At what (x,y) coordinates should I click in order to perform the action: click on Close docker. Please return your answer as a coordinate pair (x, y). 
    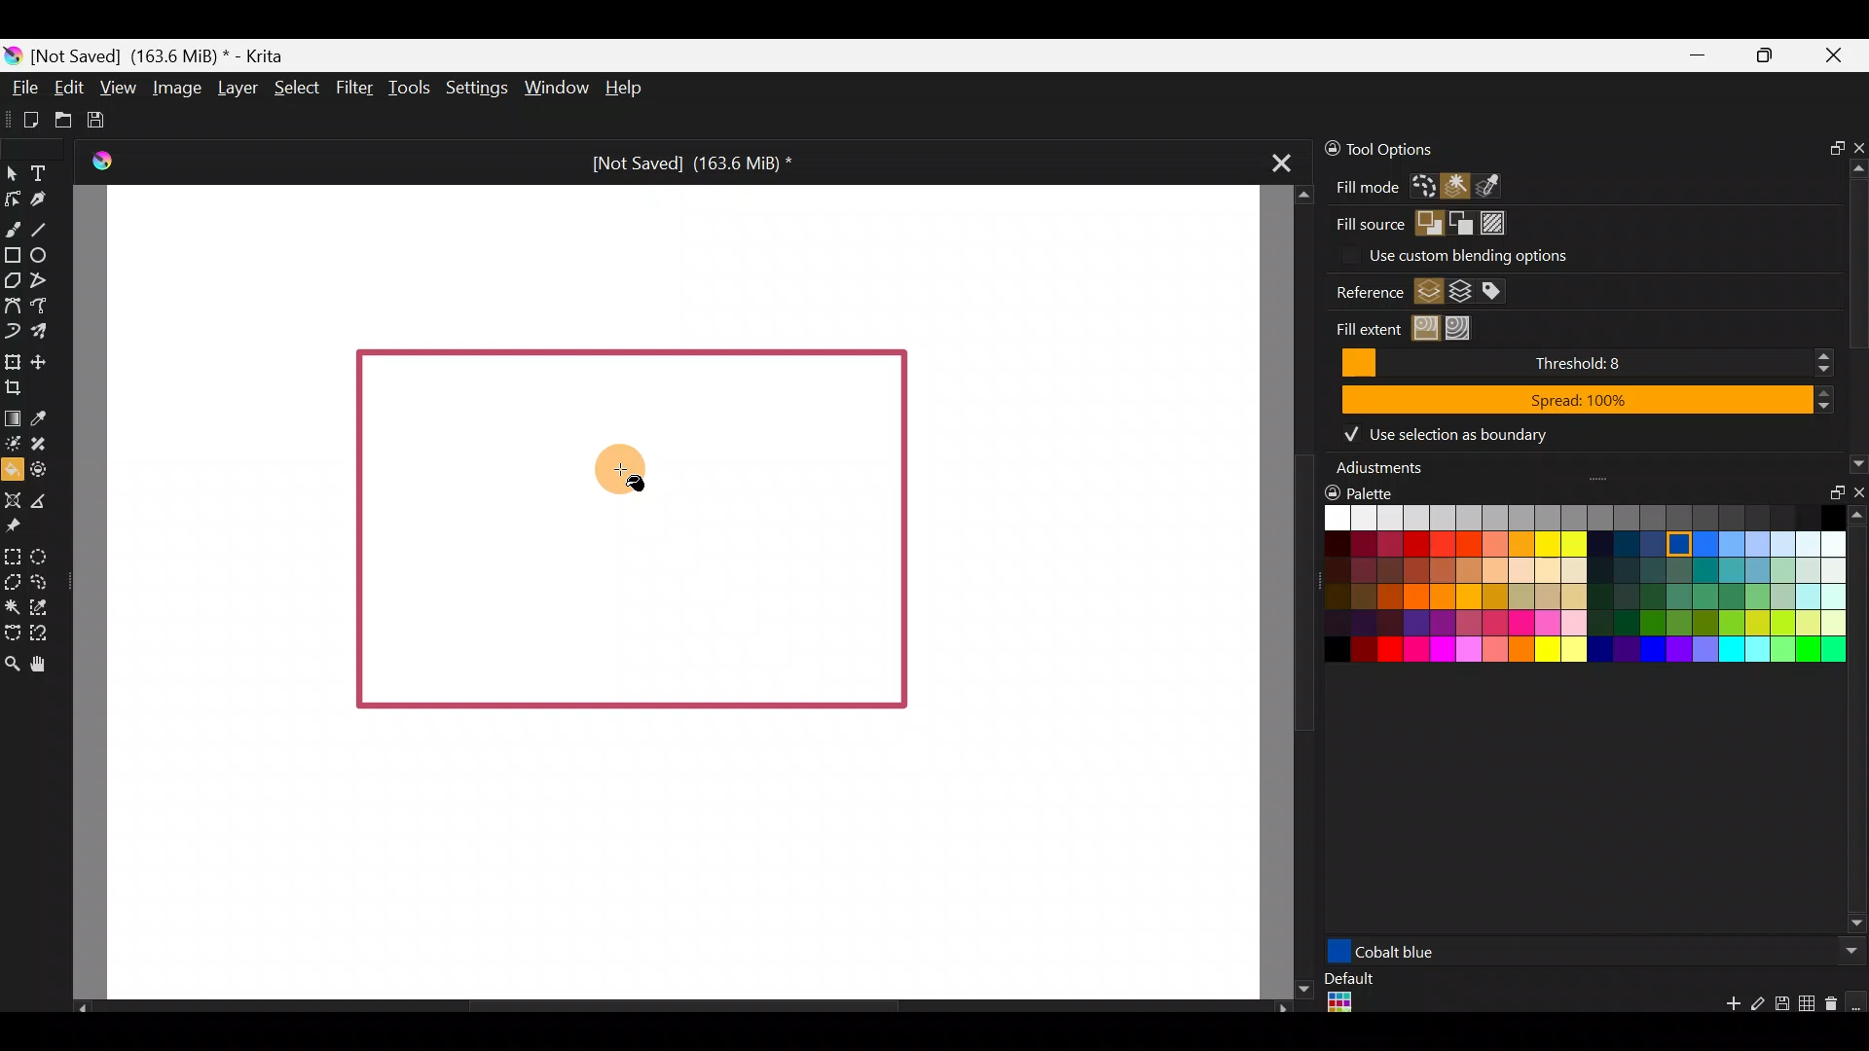
    Looking at the image, I should click on (1856, 496).